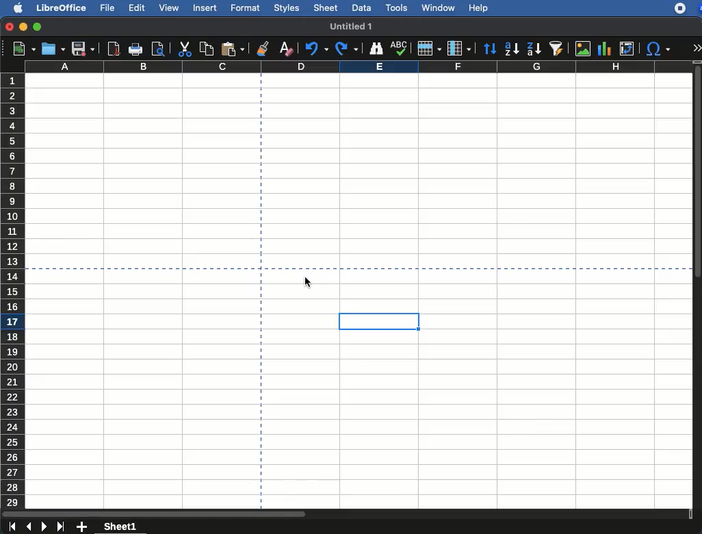 This screenshot has height=534, width=702. What do you see at coordinates (479, 8) in the screenshot?
I see `help` at bounding box center [479, 8].